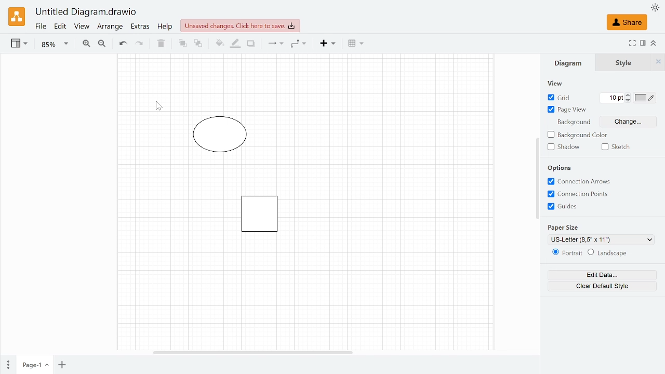 Image resolution: width=665 pixels, height=374 pixels. I want to click on Edit data, so click(602, 275).